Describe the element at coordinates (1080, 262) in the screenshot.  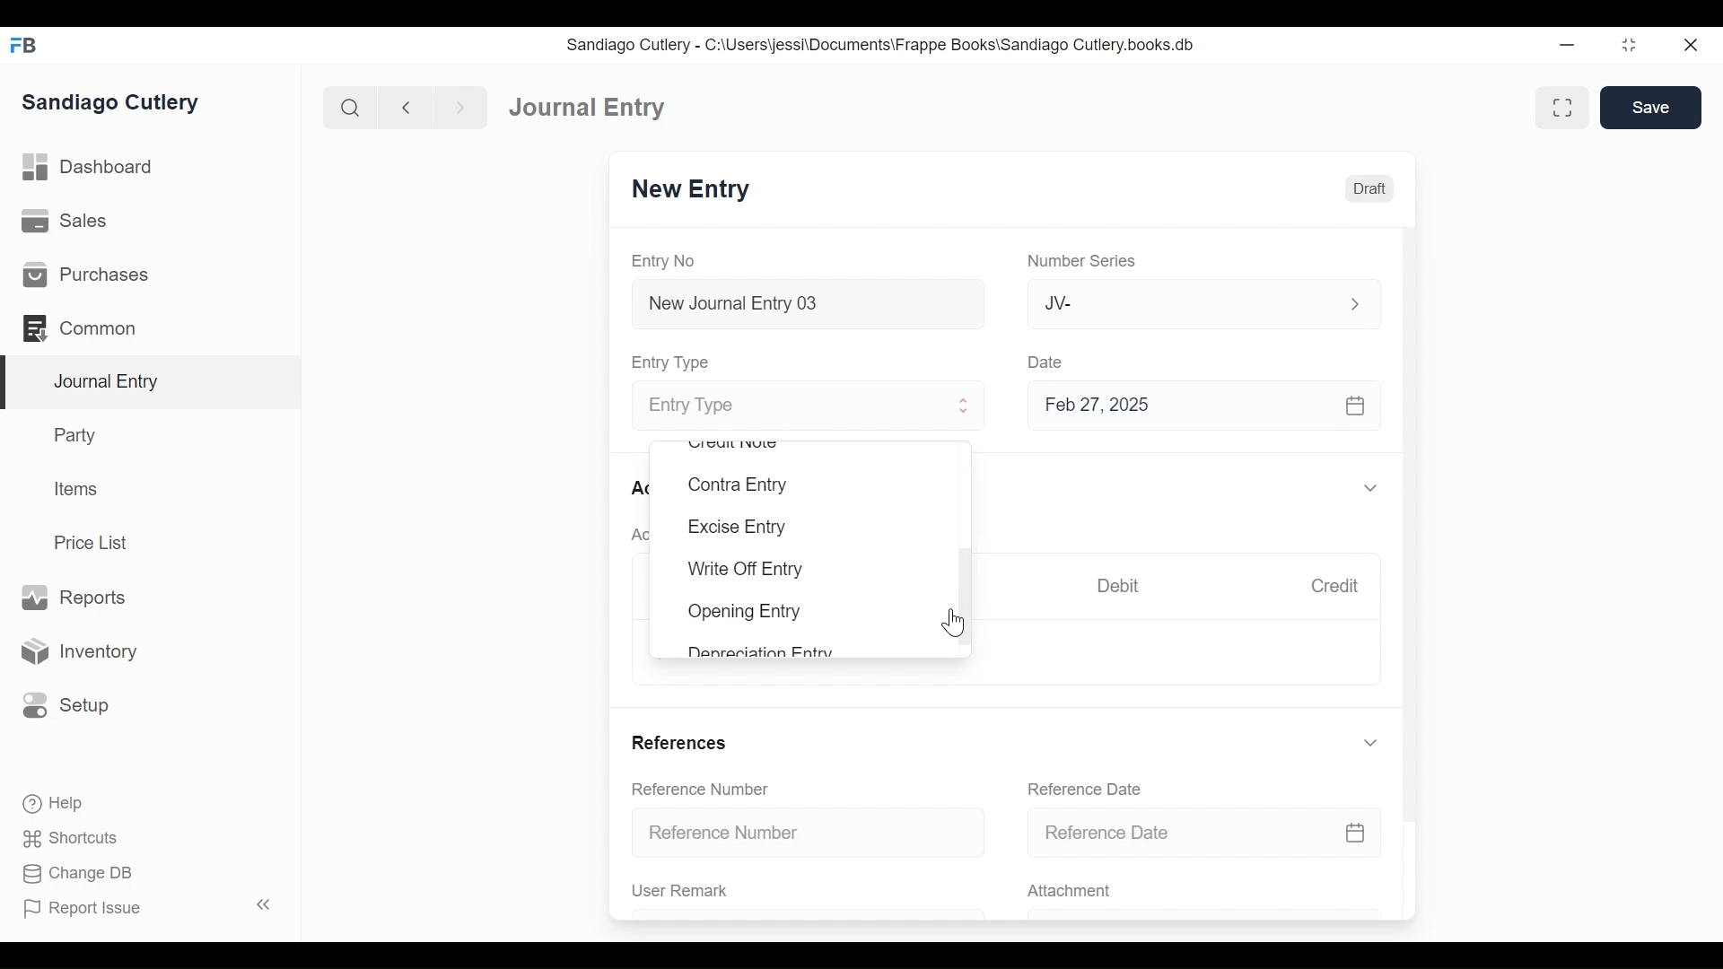
I see `Number Series` at that location.